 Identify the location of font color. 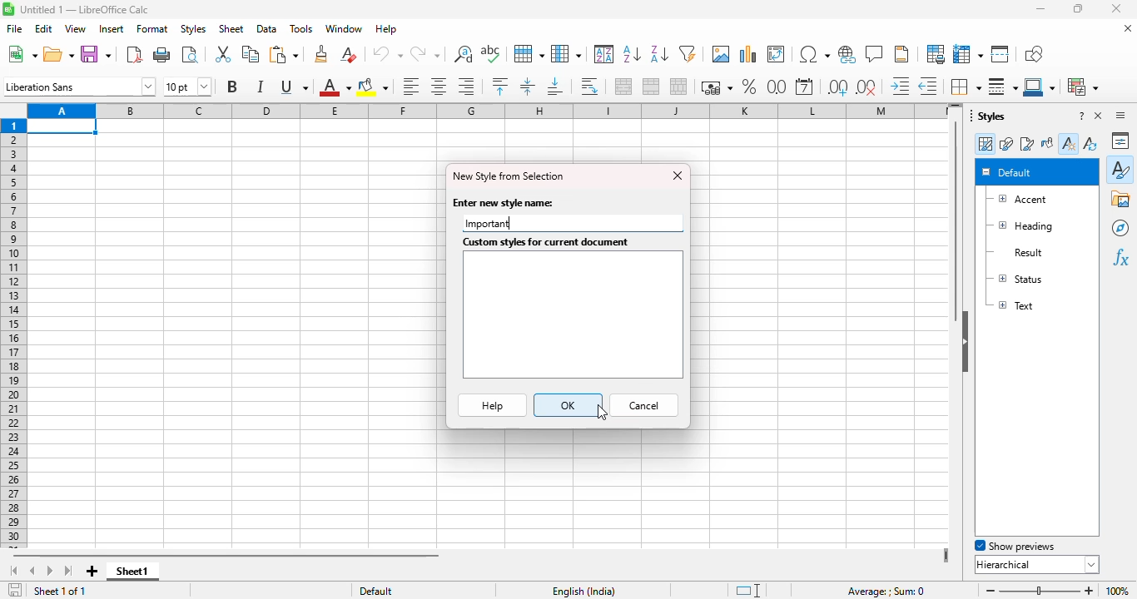
(335, 87).